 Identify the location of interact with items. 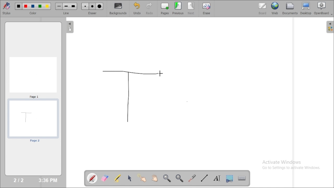
(142, 178).